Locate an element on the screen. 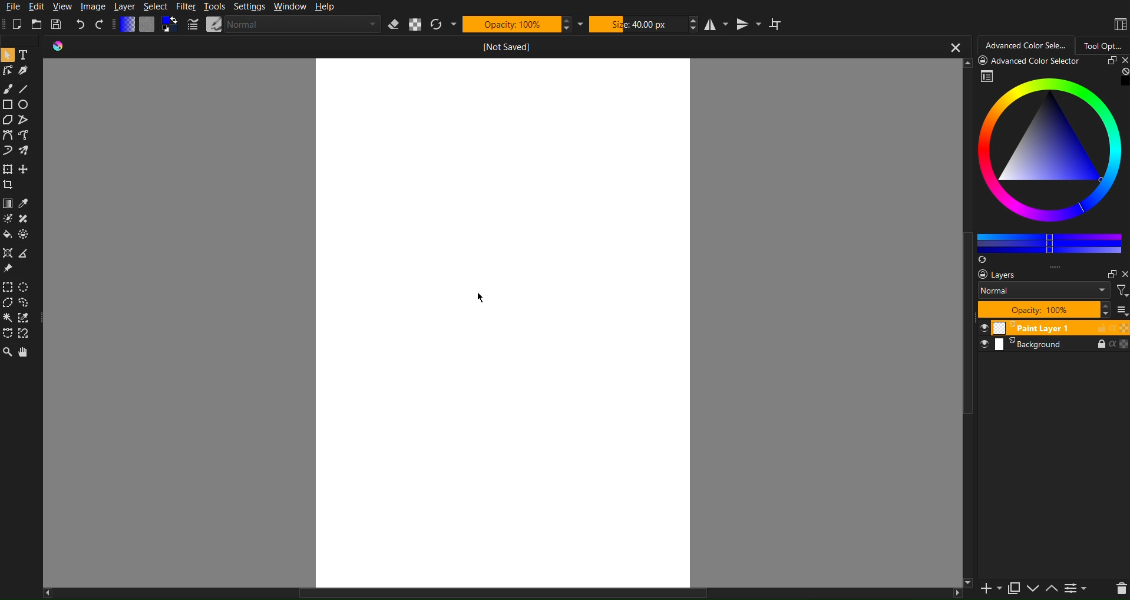  Line is located at coordinates (25, 86).